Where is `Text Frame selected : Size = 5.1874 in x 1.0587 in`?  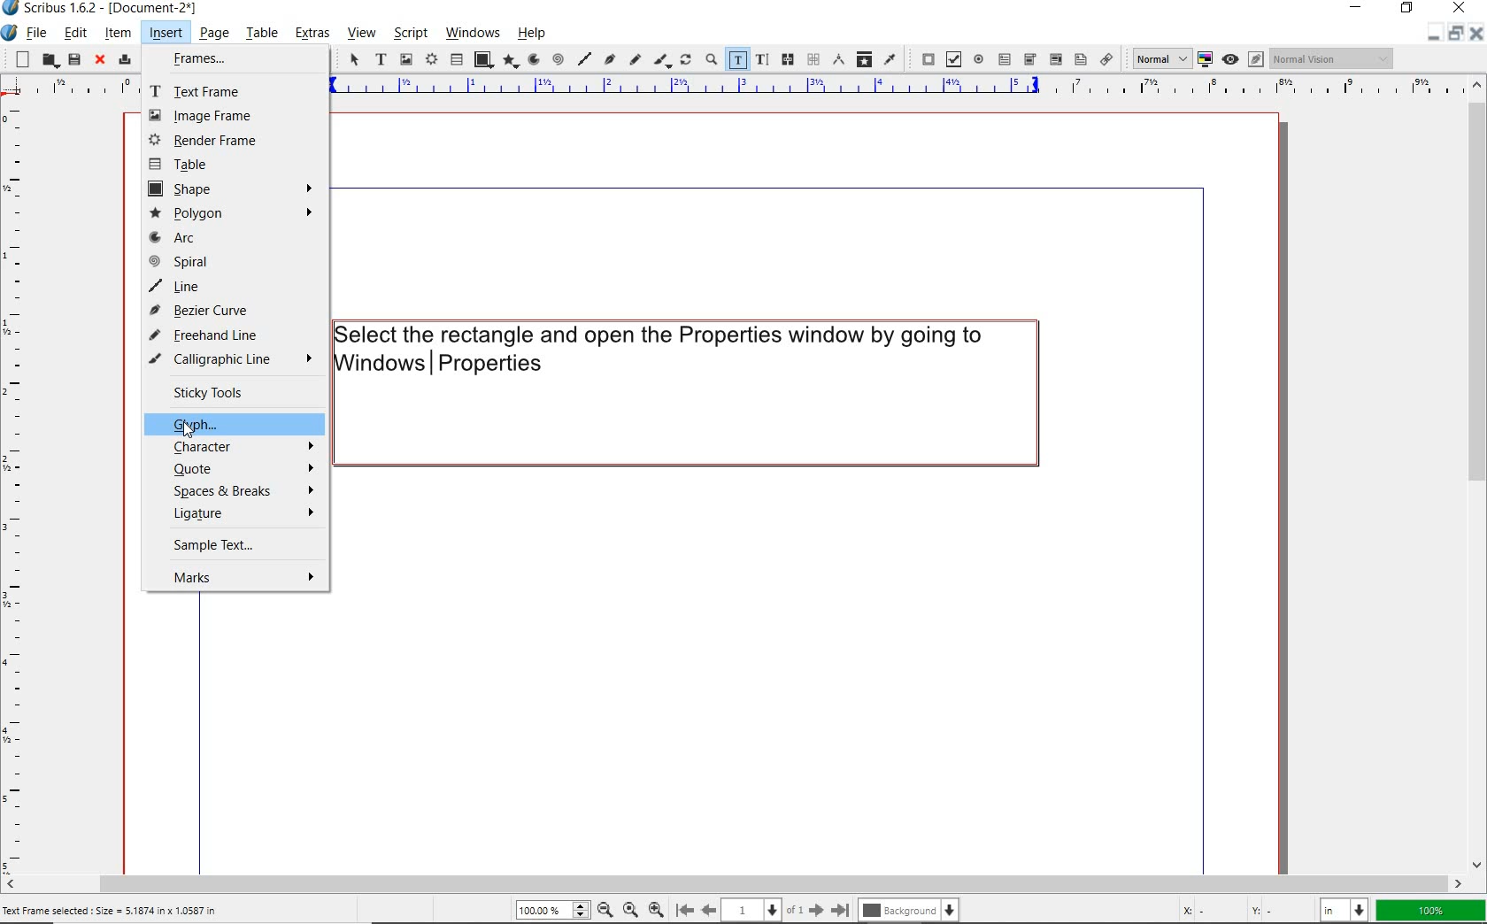
Text Frame selected : Size = 5.1874 in x 1.0587 in is located at coordinates (134, 911).